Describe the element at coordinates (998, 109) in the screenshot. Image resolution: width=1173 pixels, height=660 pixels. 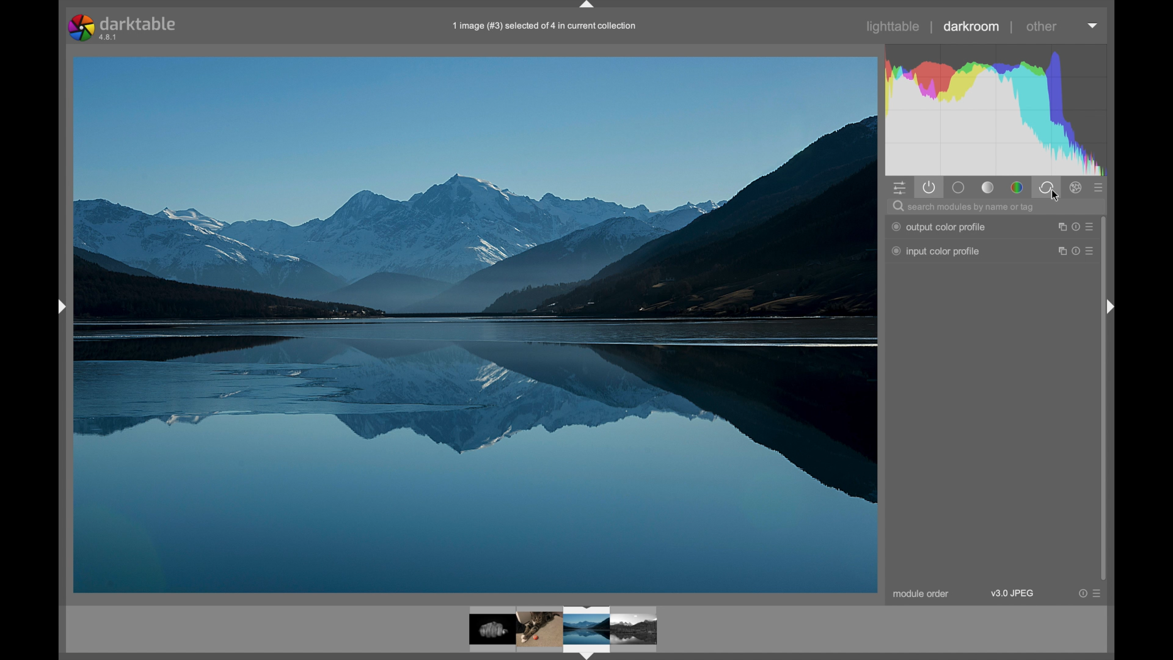
I see `histogram` at that location.